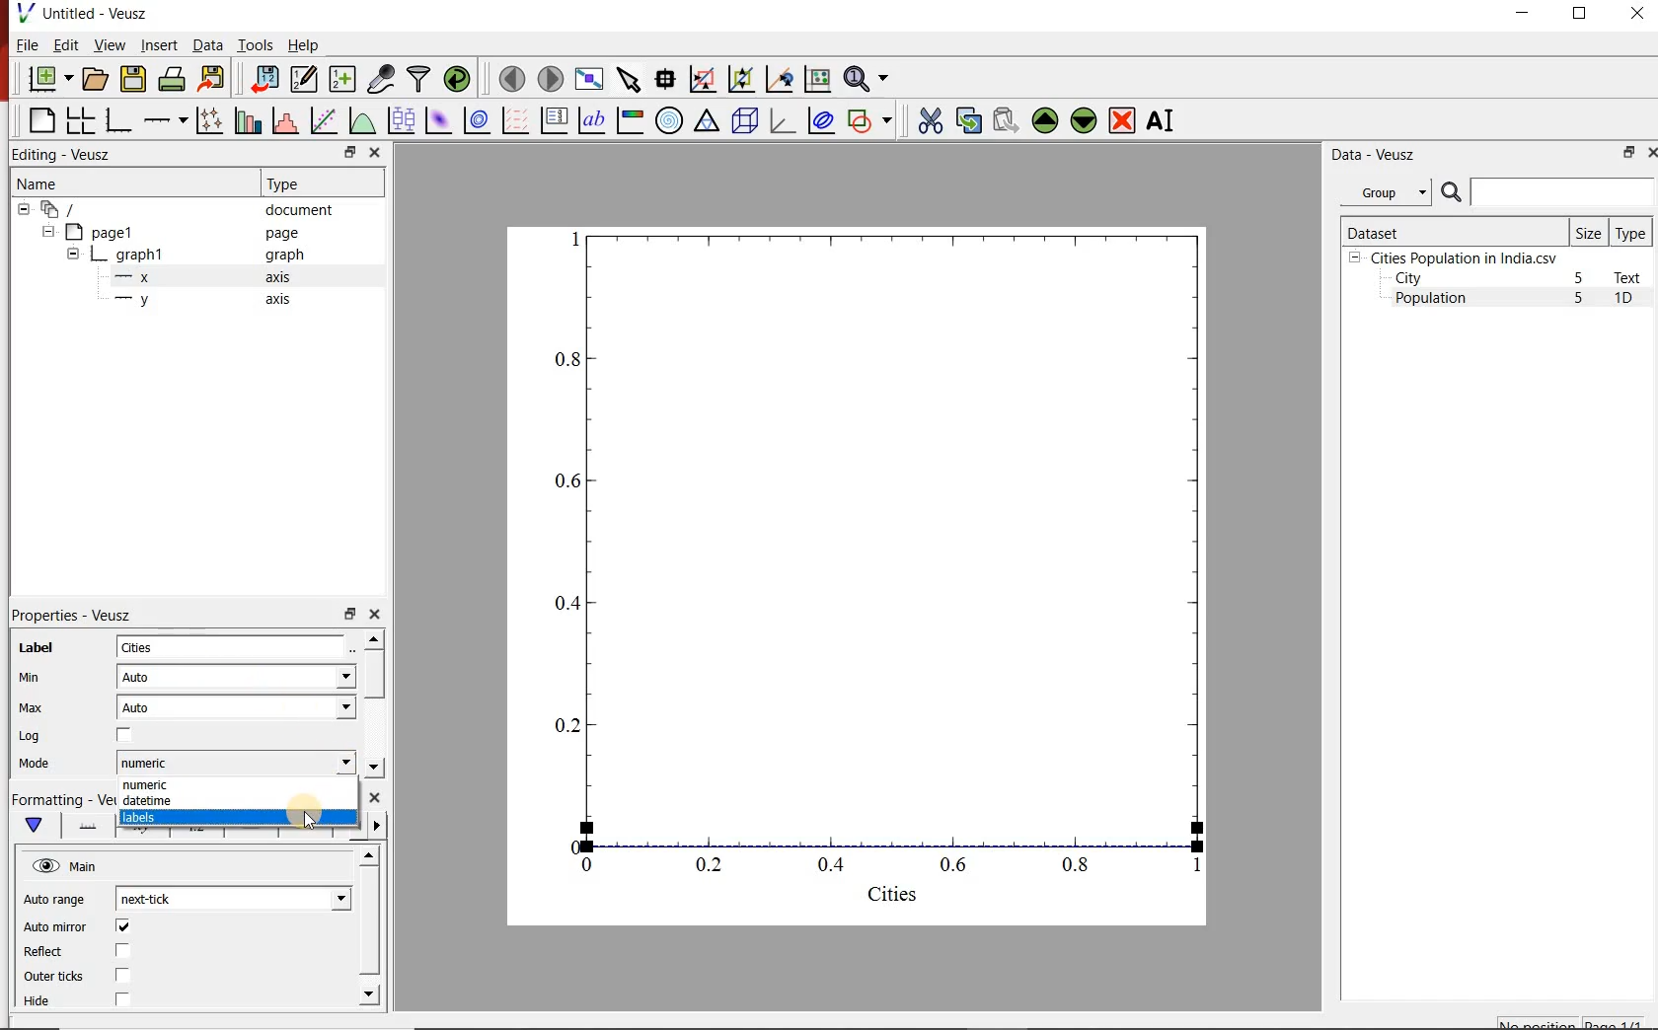 The width and height of the screenshot is (1658, 1030). What do you see at coordinates (372, 797) in the screenshot?
I see `close` at bounding box center [372, 797].